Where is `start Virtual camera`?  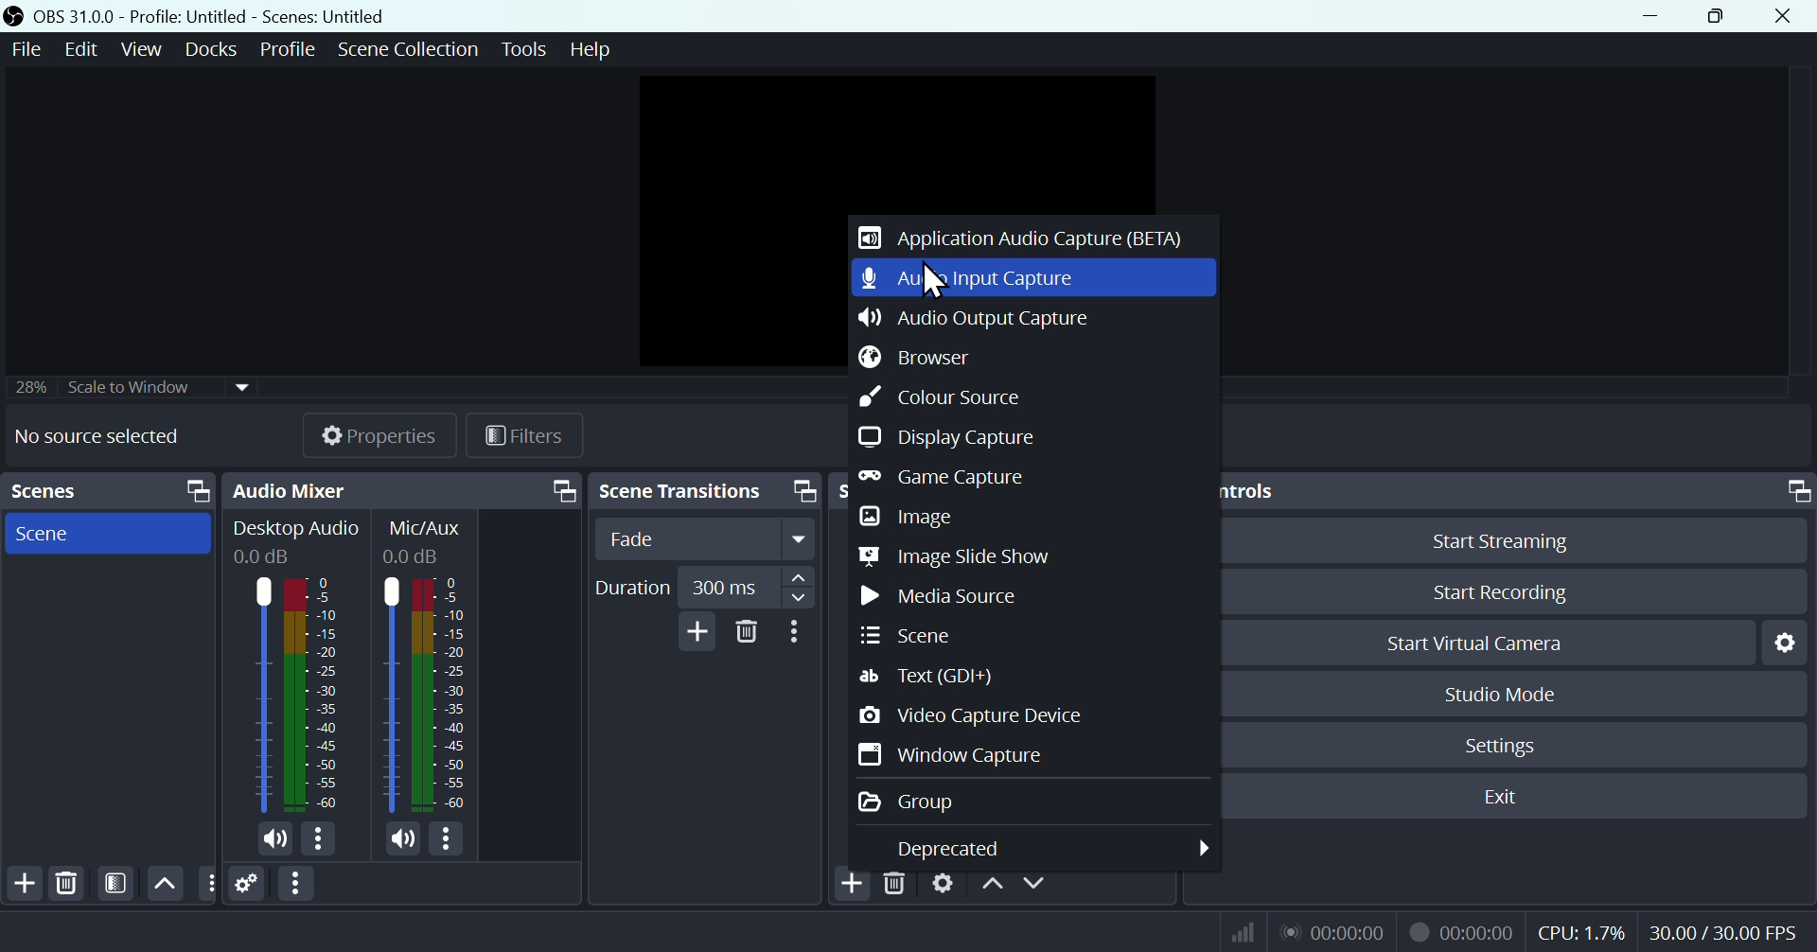
start Virtual camera is located at coordinates (1485, 643).